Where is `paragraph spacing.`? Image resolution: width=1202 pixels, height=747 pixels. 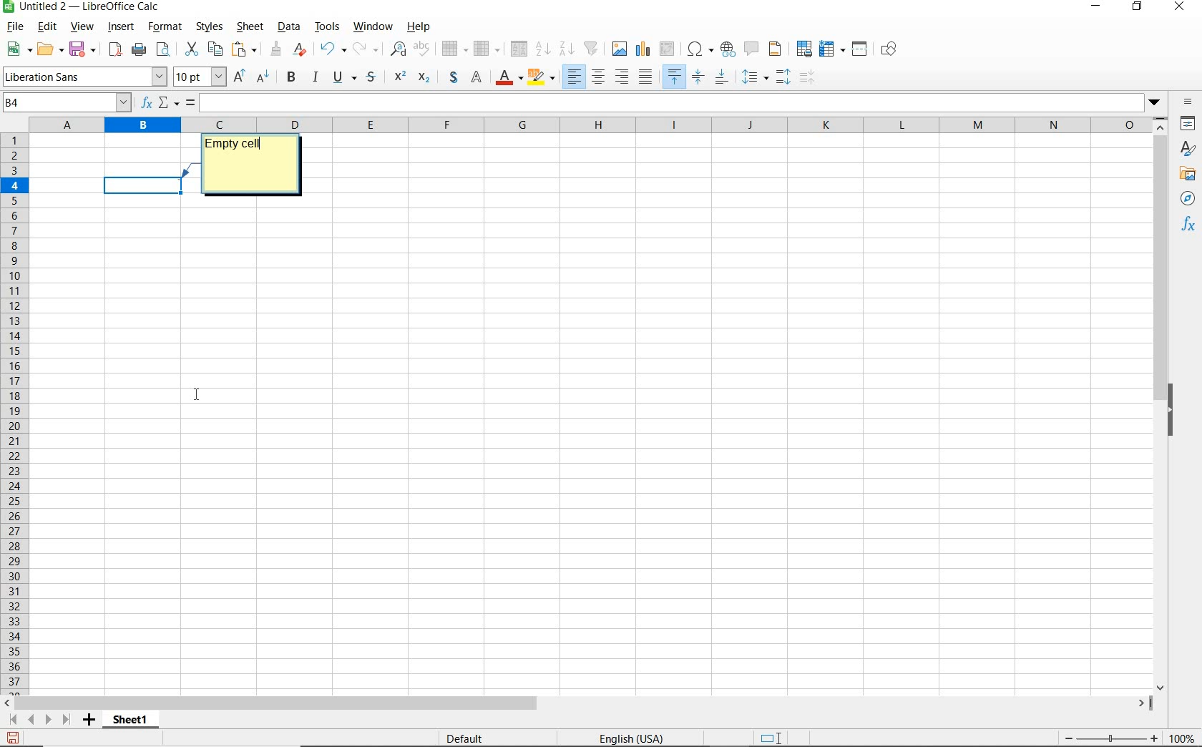
paragraph spacing. is located at coordinates (783, 77).